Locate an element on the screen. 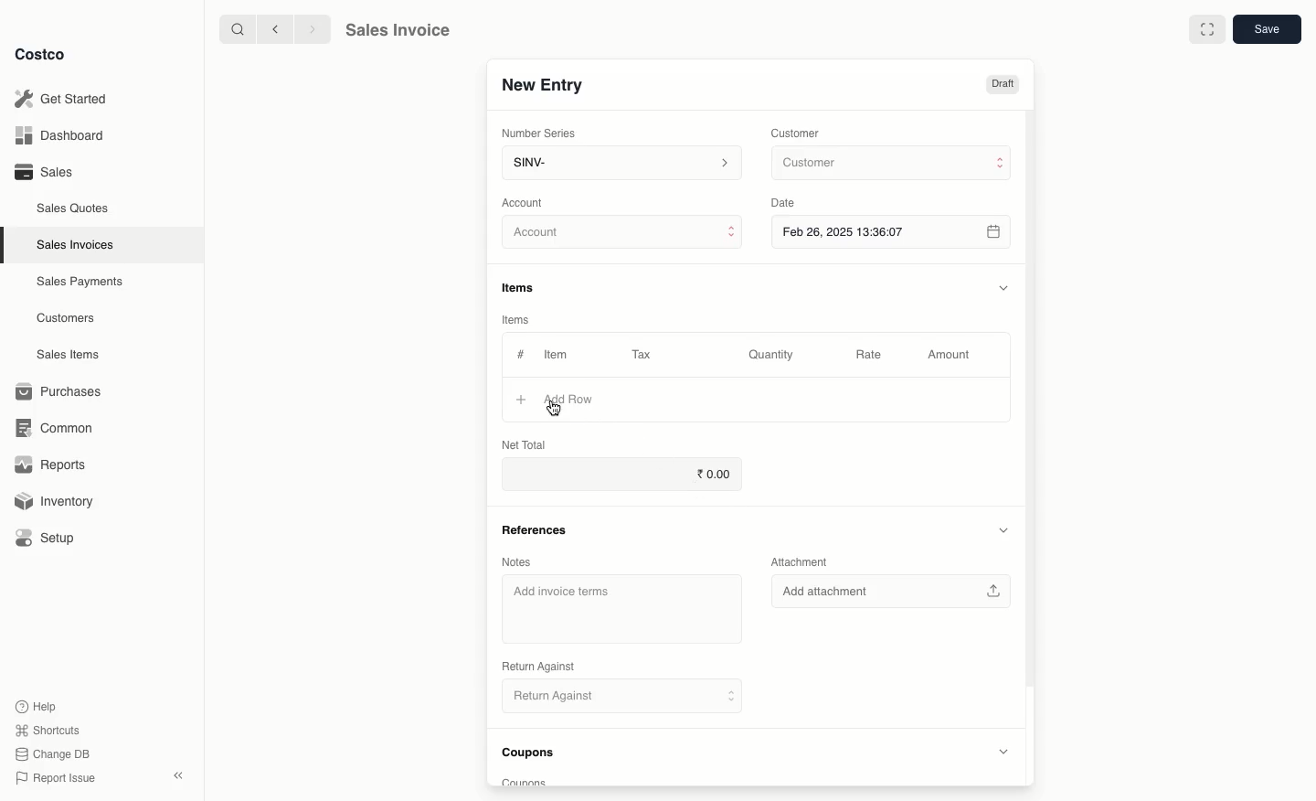 Image resolution: width=1316 pixels, height=801 pixels. Sales Quotes is located at coordinates (75, 208).